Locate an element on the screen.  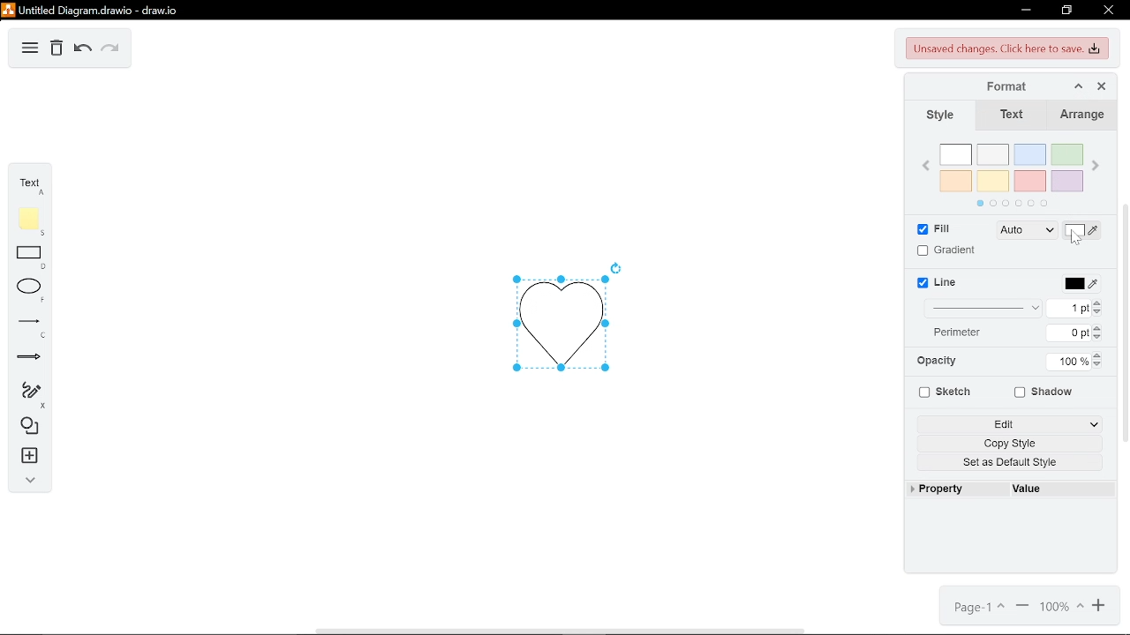
arrange is located at coordinates (1082, 116).